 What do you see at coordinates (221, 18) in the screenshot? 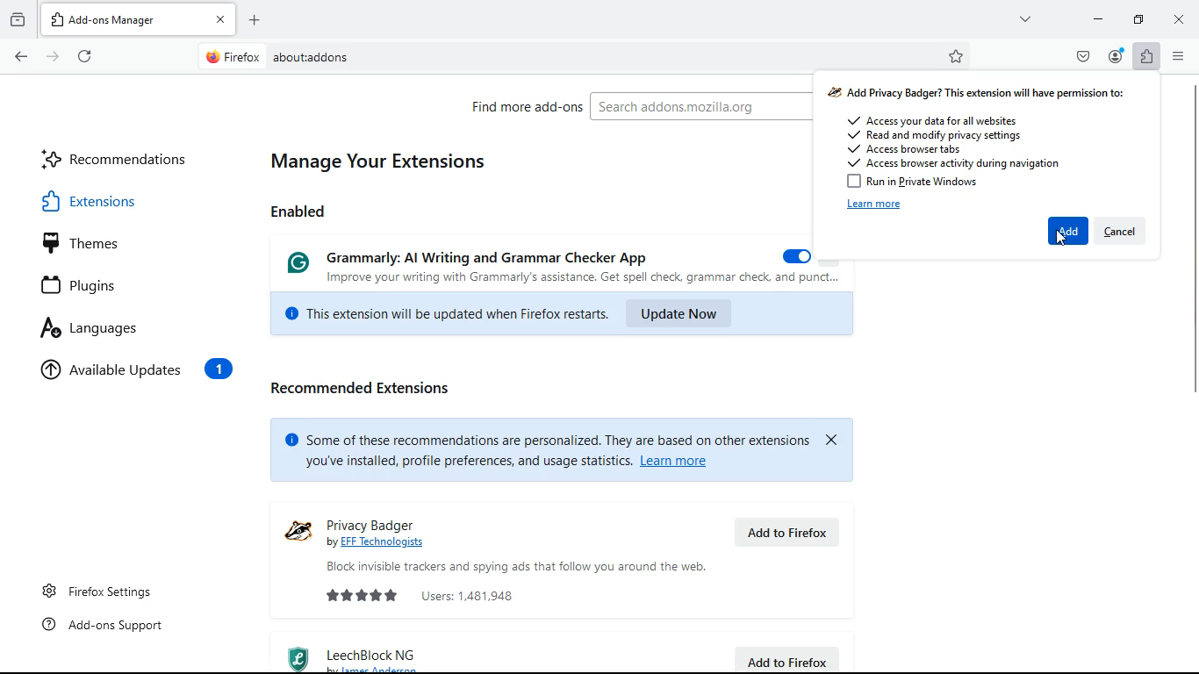
I see `close tab` at bounding box center [221, 18].